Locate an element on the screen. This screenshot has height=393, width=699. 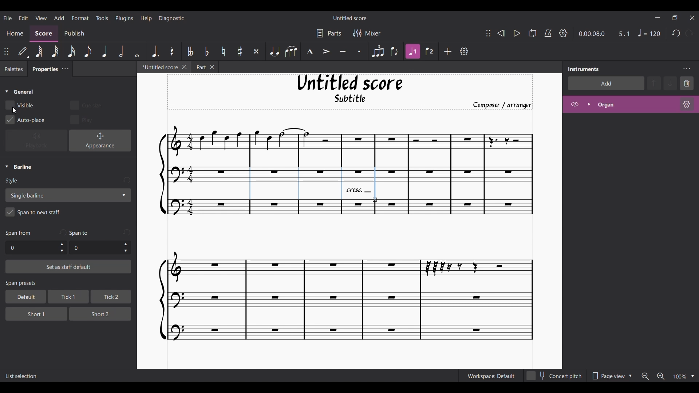
Page view options is located at coordinates (610, 376).